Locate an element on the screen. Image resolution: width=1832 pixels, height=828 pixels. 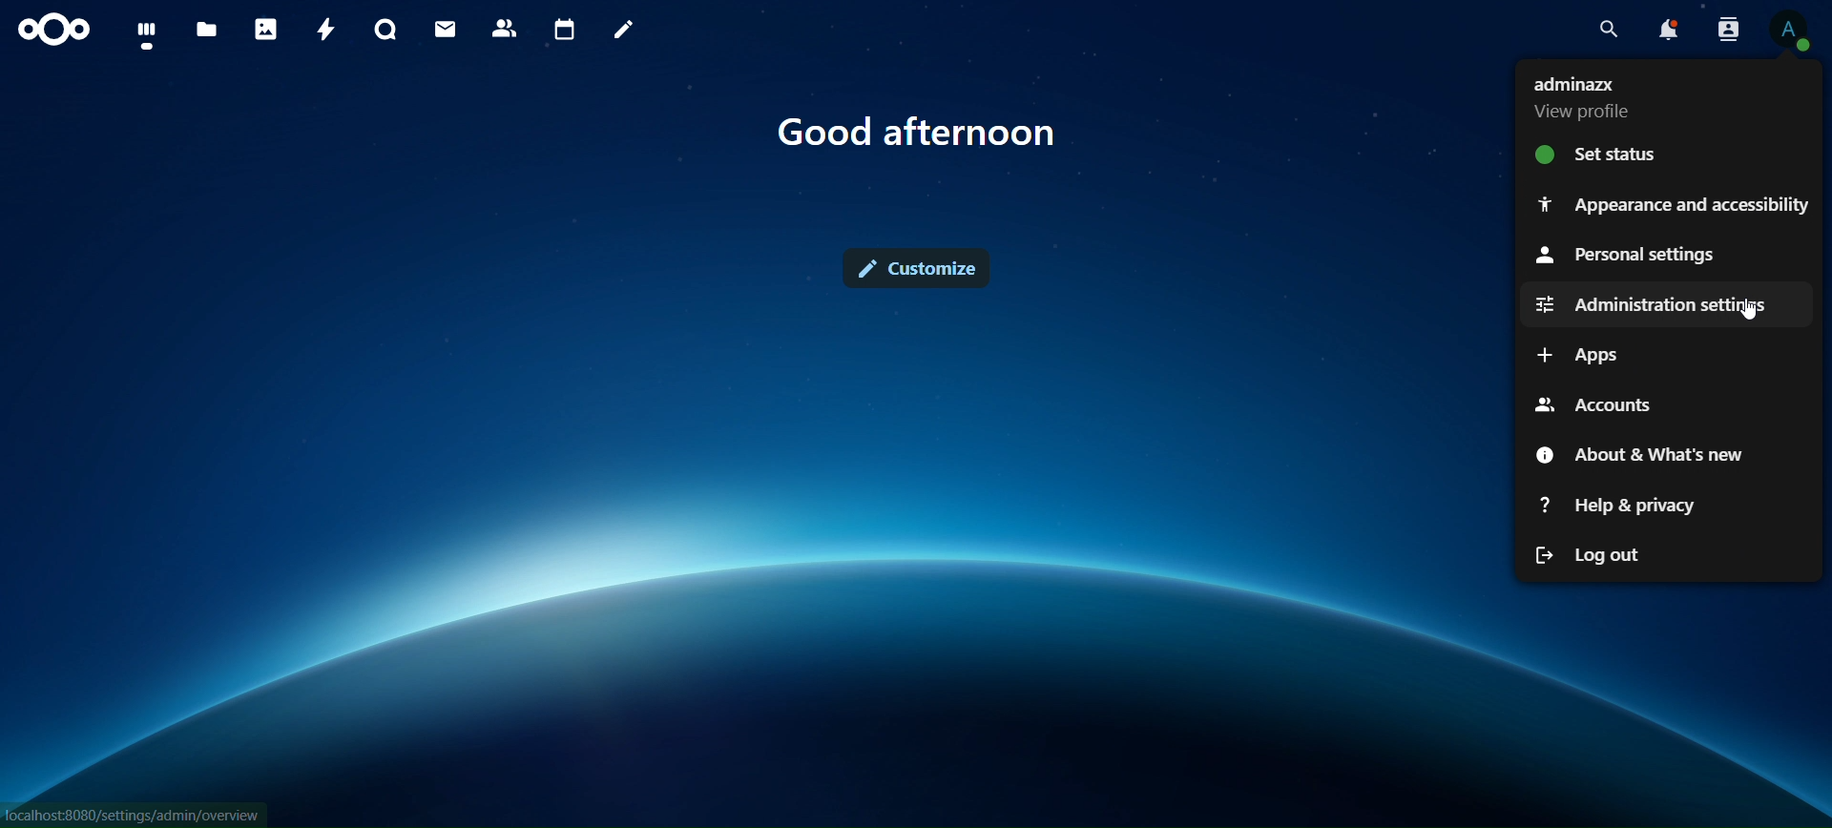
customize is located at coordinates (918, 268).